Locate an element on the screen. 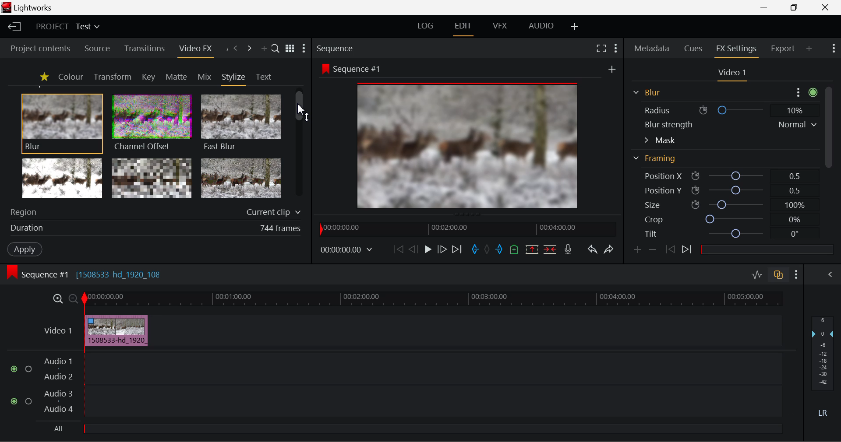  Video FX Panel Open is located at coordinates (198, 49).